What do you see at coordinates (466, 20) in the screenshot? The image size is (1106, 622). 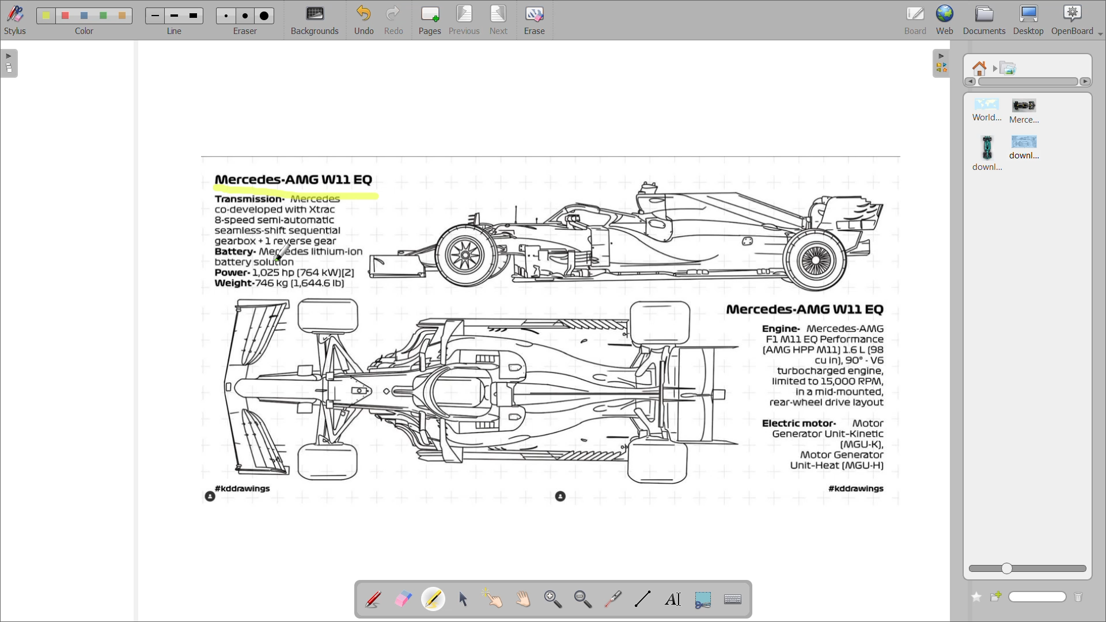 I see `previous` at bounding box center [466, 20].